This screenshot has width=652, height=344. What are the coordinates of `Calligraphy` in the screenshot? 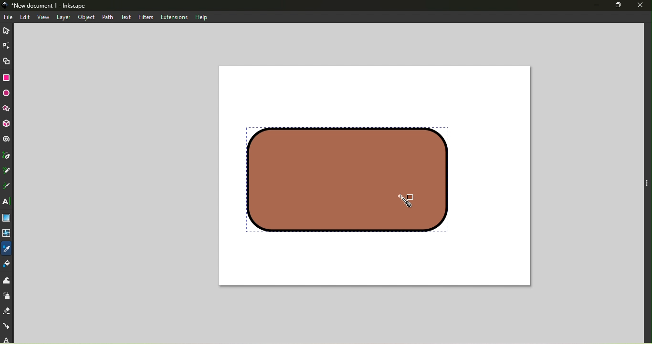 It's located at (9, 185).